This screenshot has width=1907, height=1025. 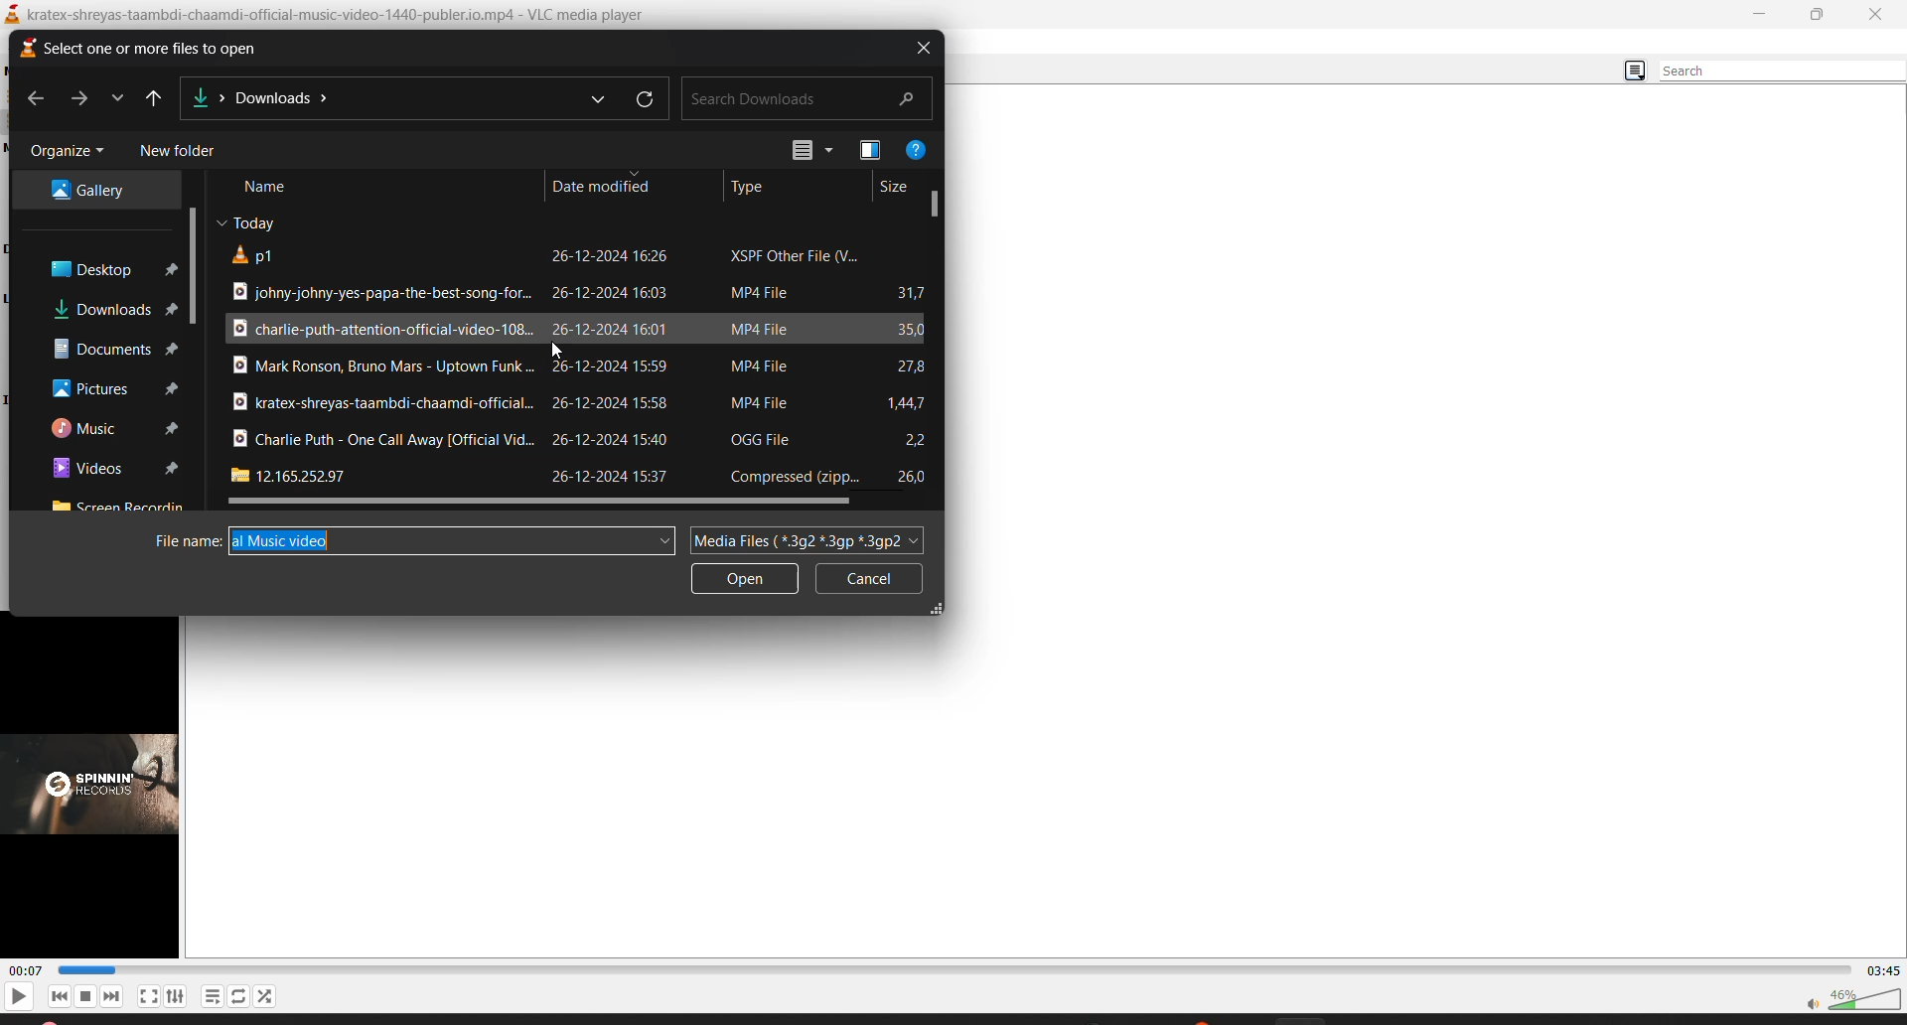 I want to click on file size, so click(x=905, y=362).